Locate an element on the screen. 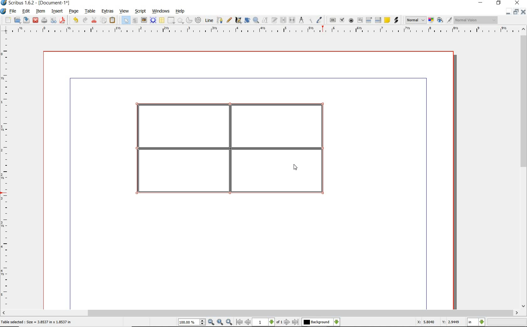 The image size is (527, 327). help is located at coordinates (180, 11).